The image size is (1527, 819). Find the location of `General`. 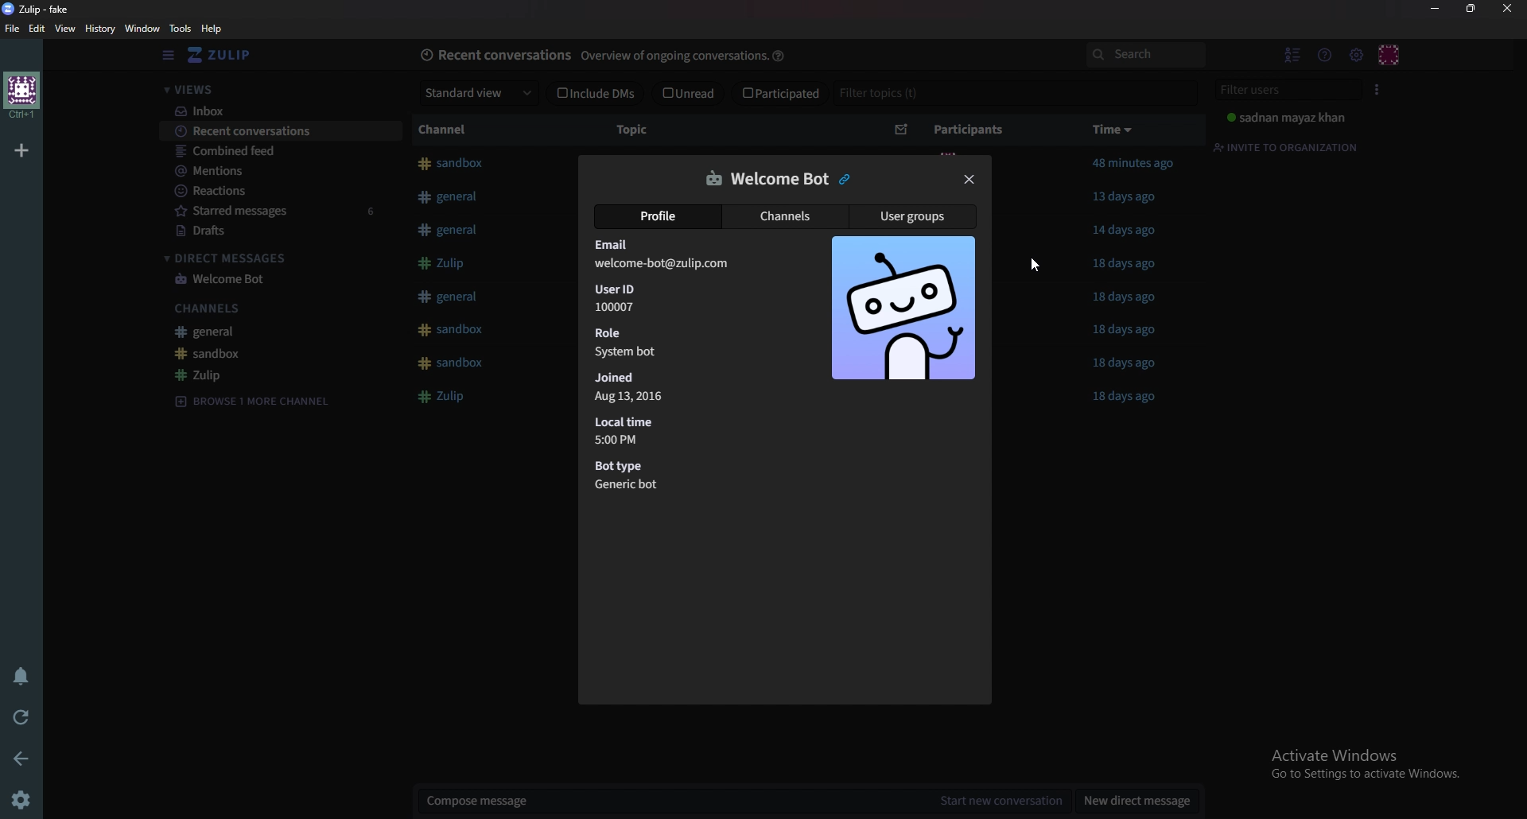

General is located at coordinates (286, 332).